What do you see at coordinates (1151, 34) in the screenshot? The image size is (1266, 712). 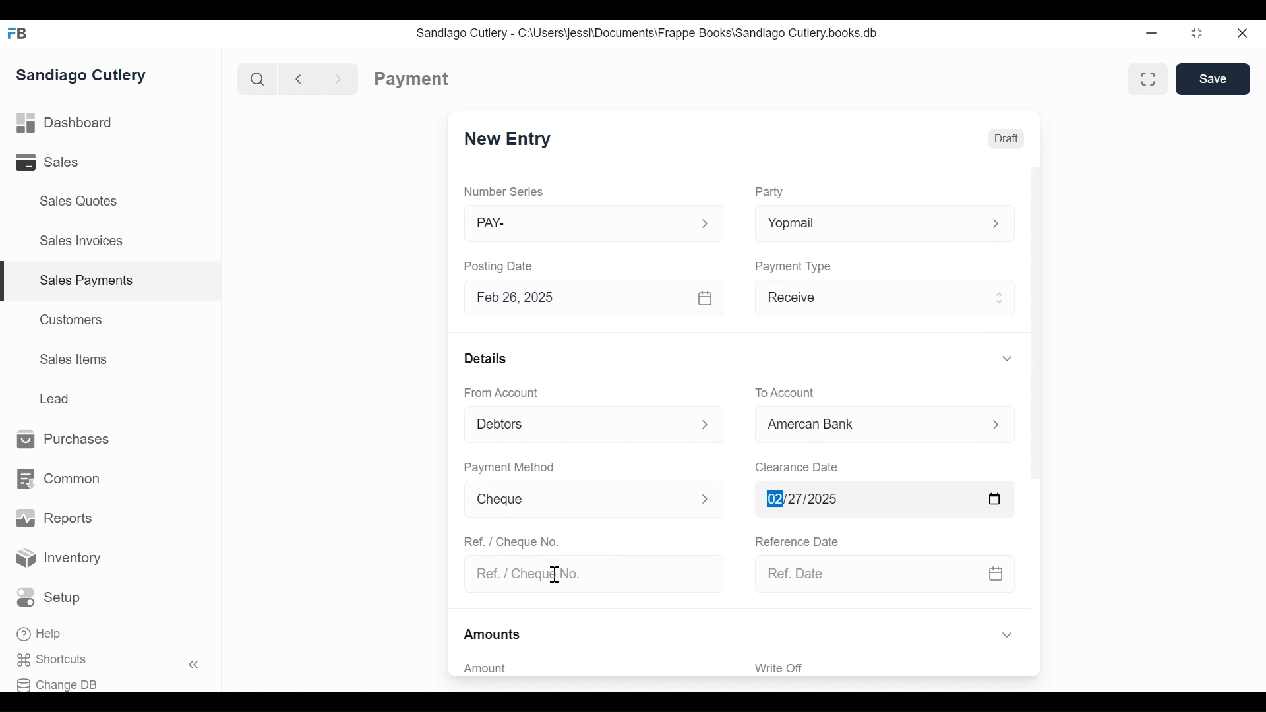 I see `Minimize` at bounding box center [1151, 34].